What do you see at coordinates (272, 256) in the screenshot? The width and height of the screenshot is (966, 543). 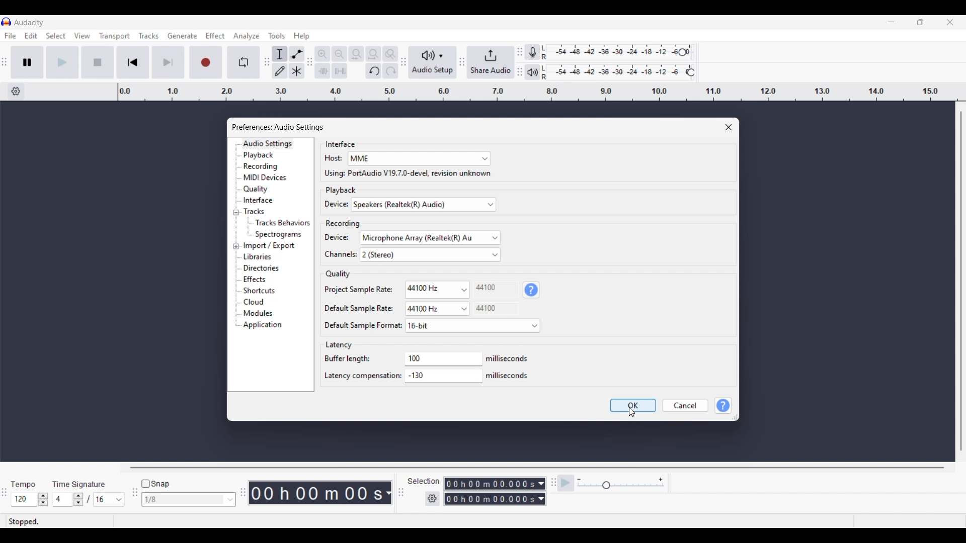 I see `Libraries` at bounding box center [272, 256].